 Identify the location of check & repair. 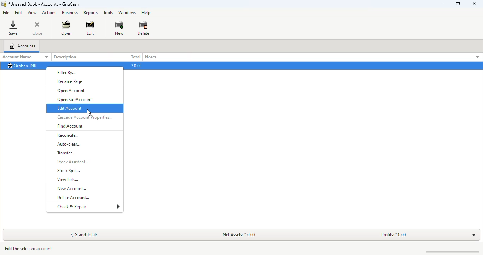
(88, 207).